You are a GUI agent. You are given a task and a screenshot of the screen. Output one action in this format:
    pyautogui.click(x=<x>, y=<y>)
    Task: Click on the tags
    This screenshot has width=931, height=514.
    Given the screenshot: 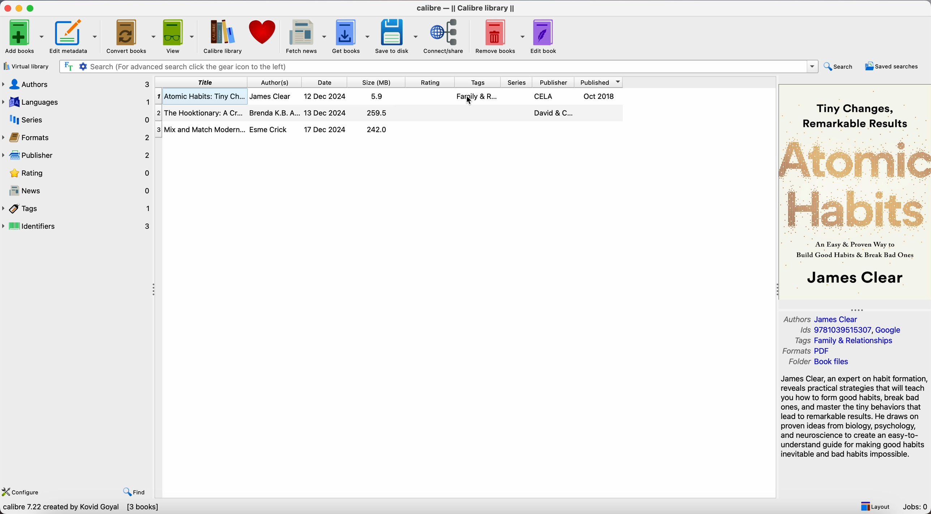 What is the action you would take?
    pyautogui.click(x=478, y=82)
    